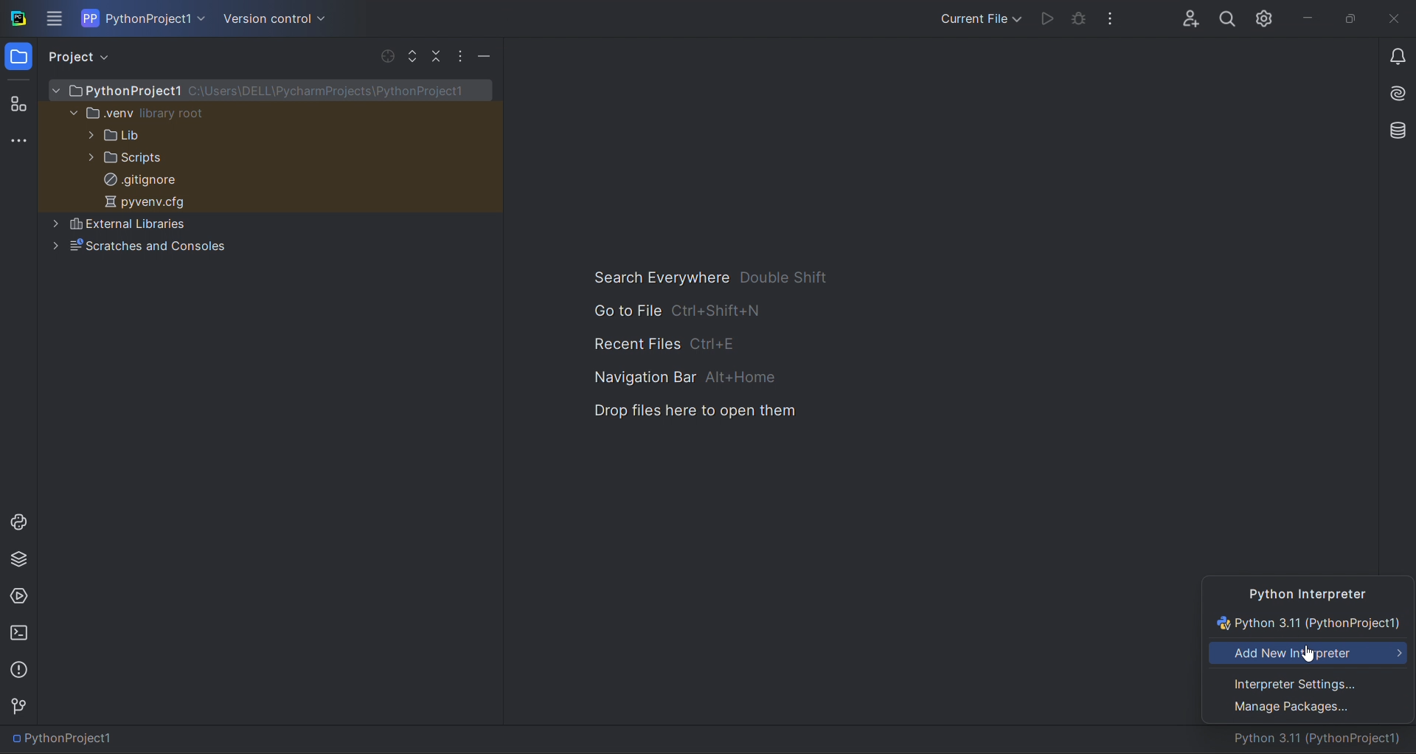  I want to click on more actions, so click(1116, 17).